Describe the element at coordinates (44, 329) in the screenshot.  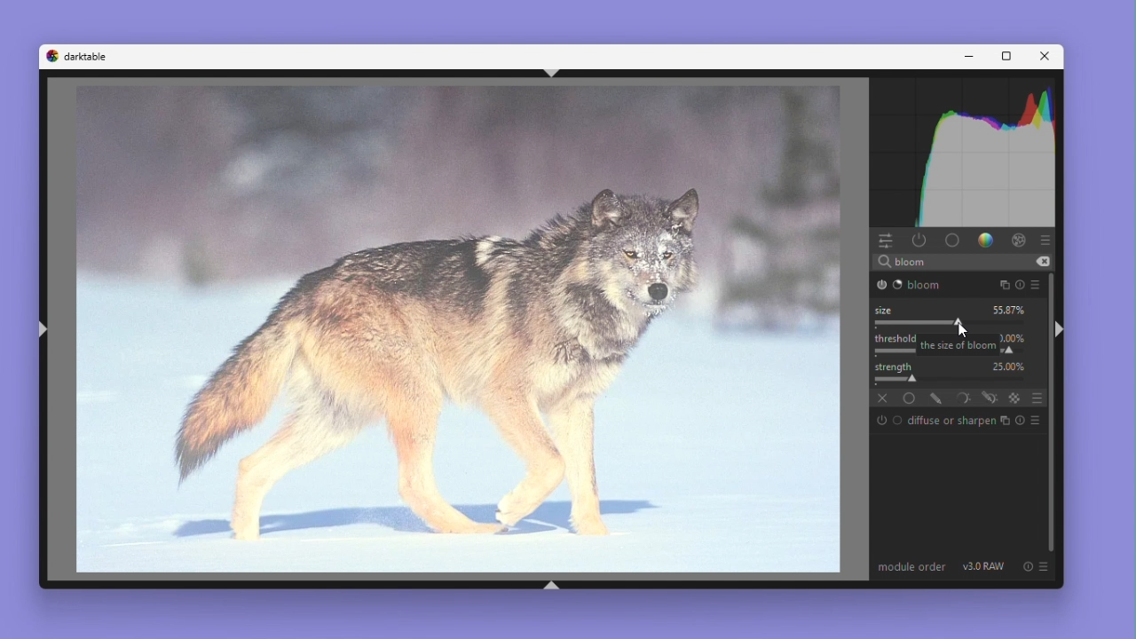
I see `shift+ctrl+l` at that location.